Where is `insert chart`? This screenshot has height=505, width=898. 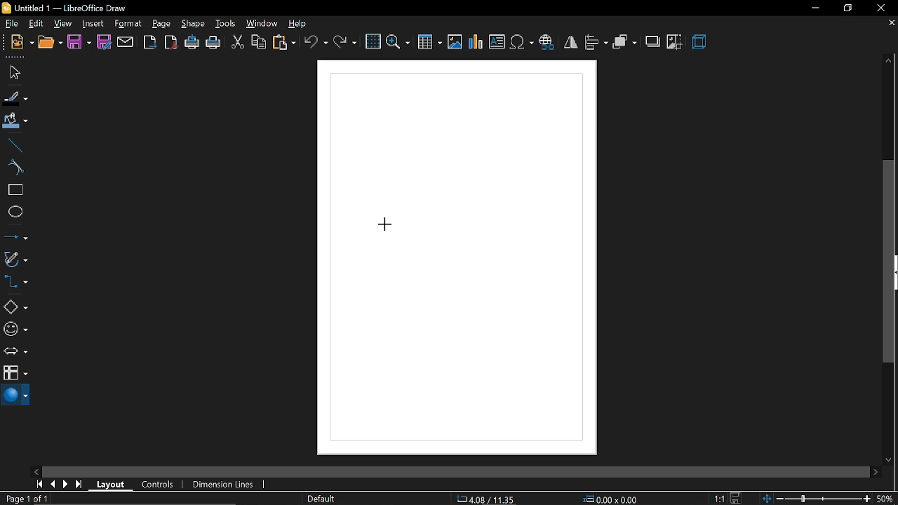 insert chart is located at coordinates (476, 42).